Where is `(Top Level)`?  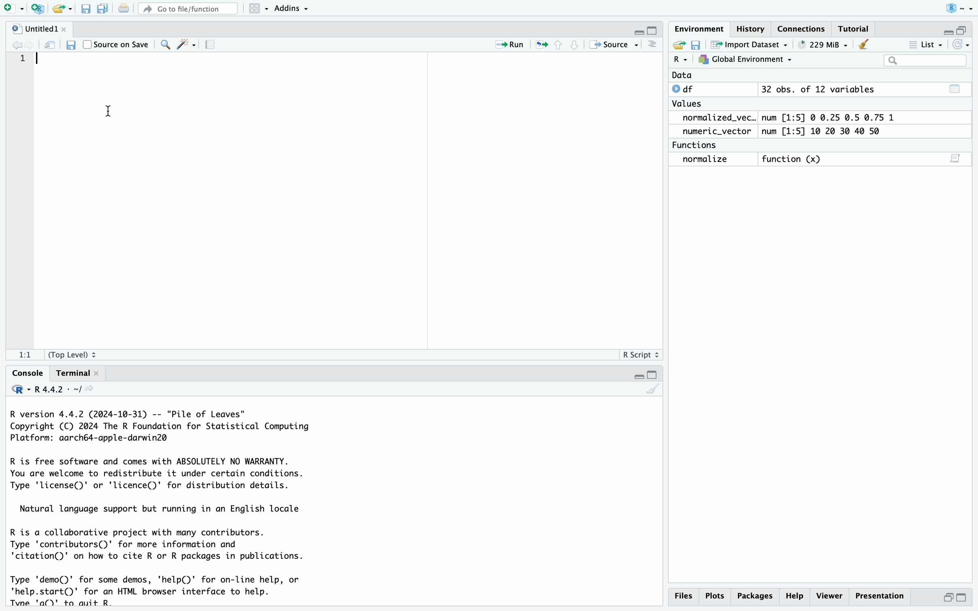
(Top Level) is located at coordinates (71, 356).